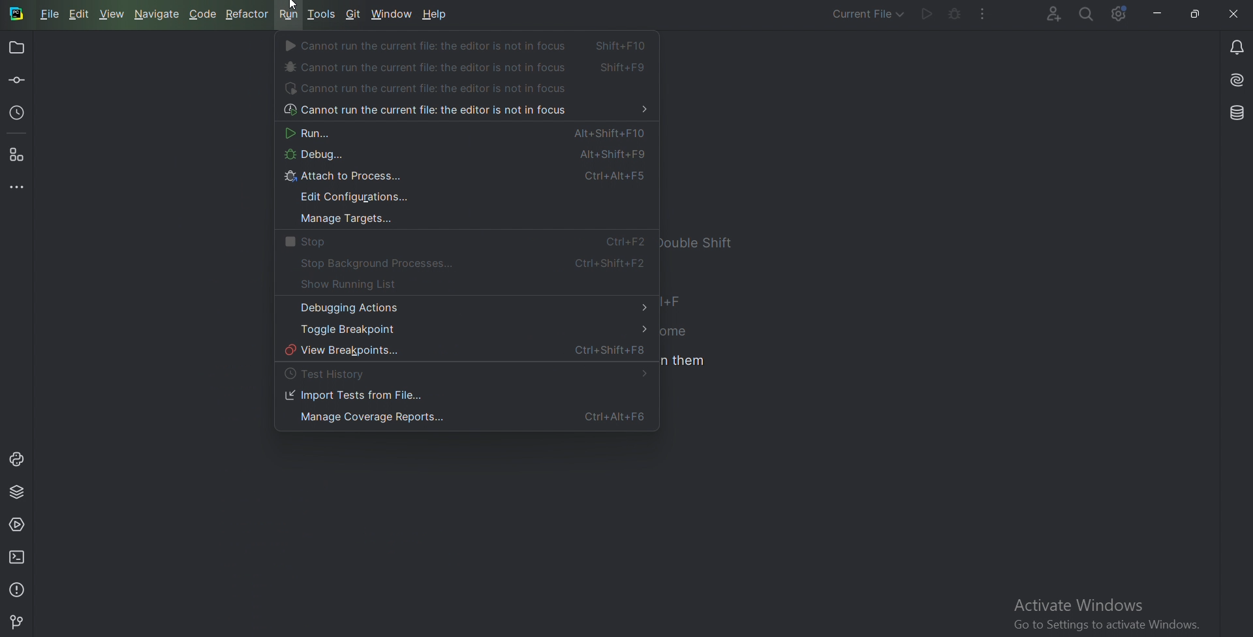  What do you see at coordinates (1235, 80) in the screenshot?
I see `Install AI Assistant` at bounding box center [1235, 80].